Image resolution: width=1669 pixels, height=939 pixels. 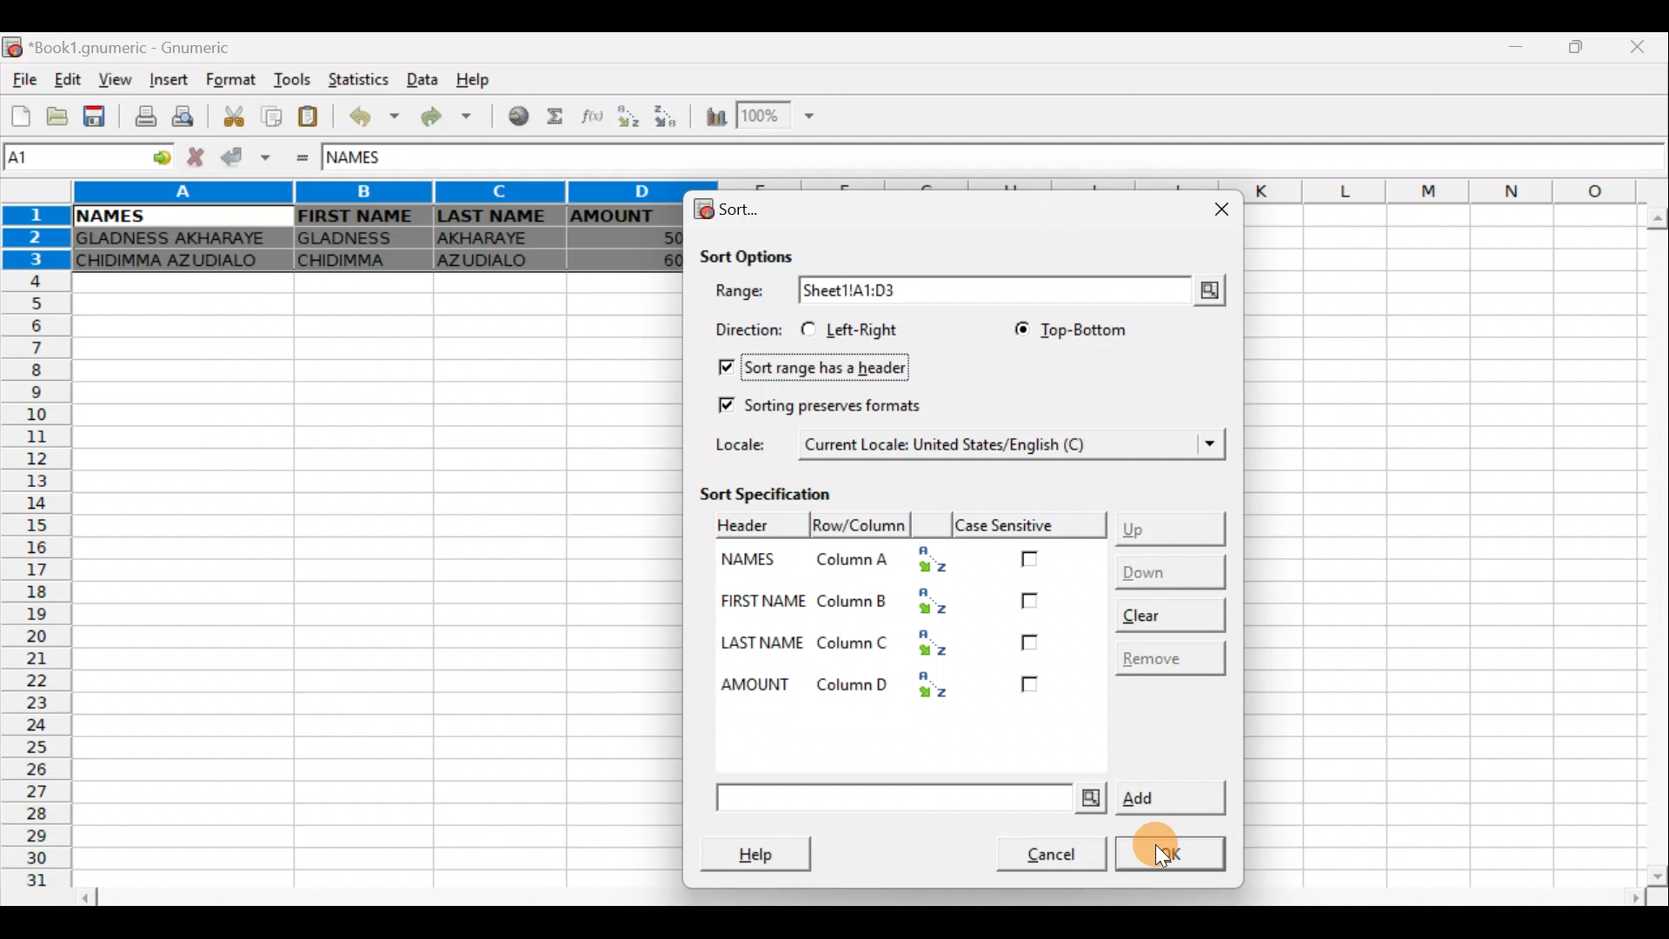 I want to click on NAMES, so click(x=756, y=564).